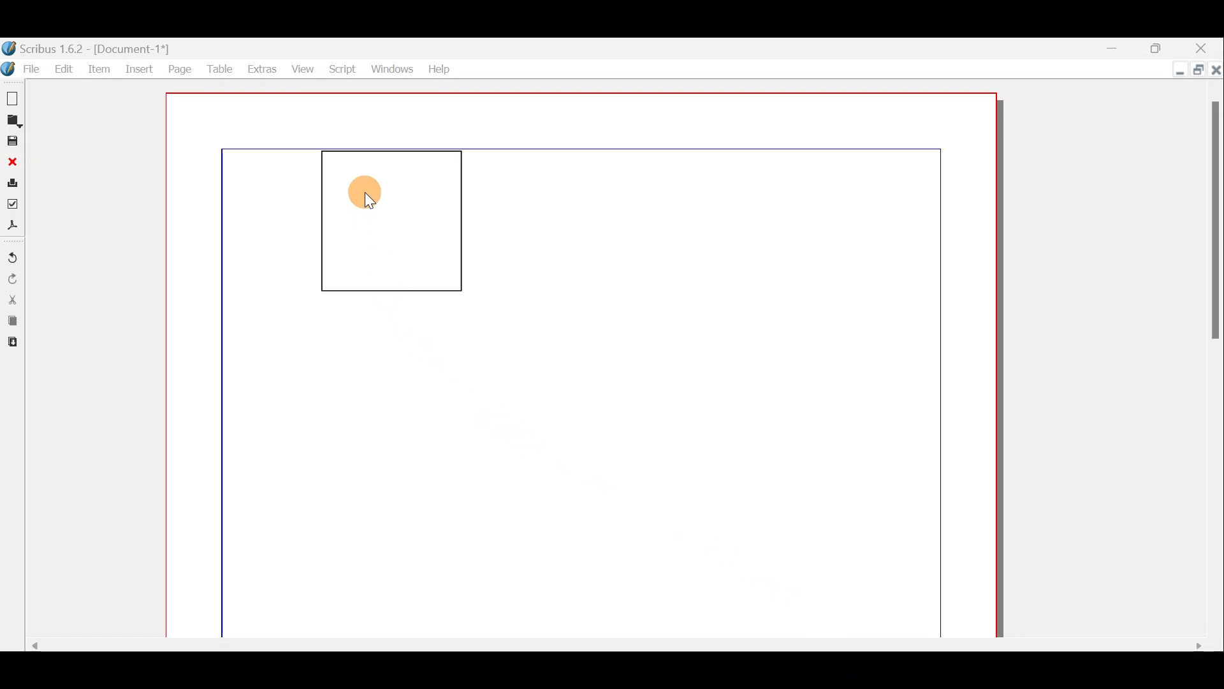 The height and width of the screenshot is (689, 1224). Describe the element at coordinates (11, 344) in the screenshot. I see `Paste` at that location.